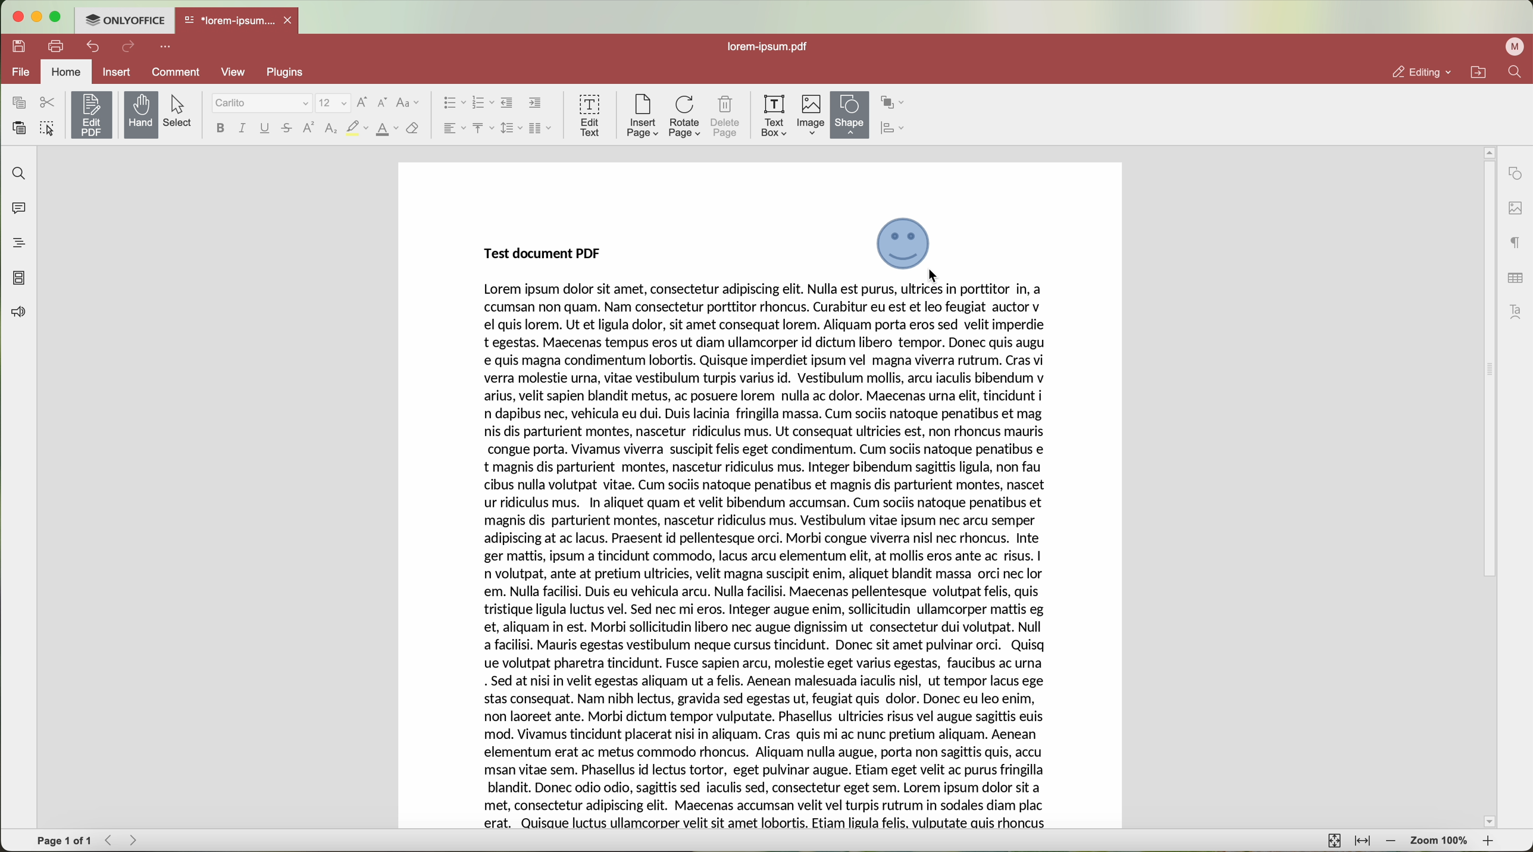 The width and height of the screenshot is (1533, 852). What do you see at coordinates (1512, 243) in the screenshot?
I see `paragraph settings` at bounding box center [1512, 243].